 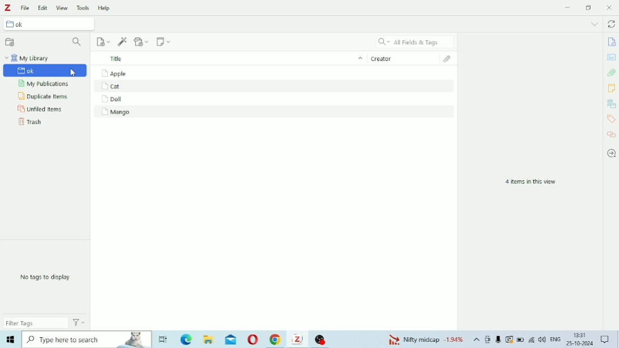 I want to click on Tools, so click(x=83, y=7).